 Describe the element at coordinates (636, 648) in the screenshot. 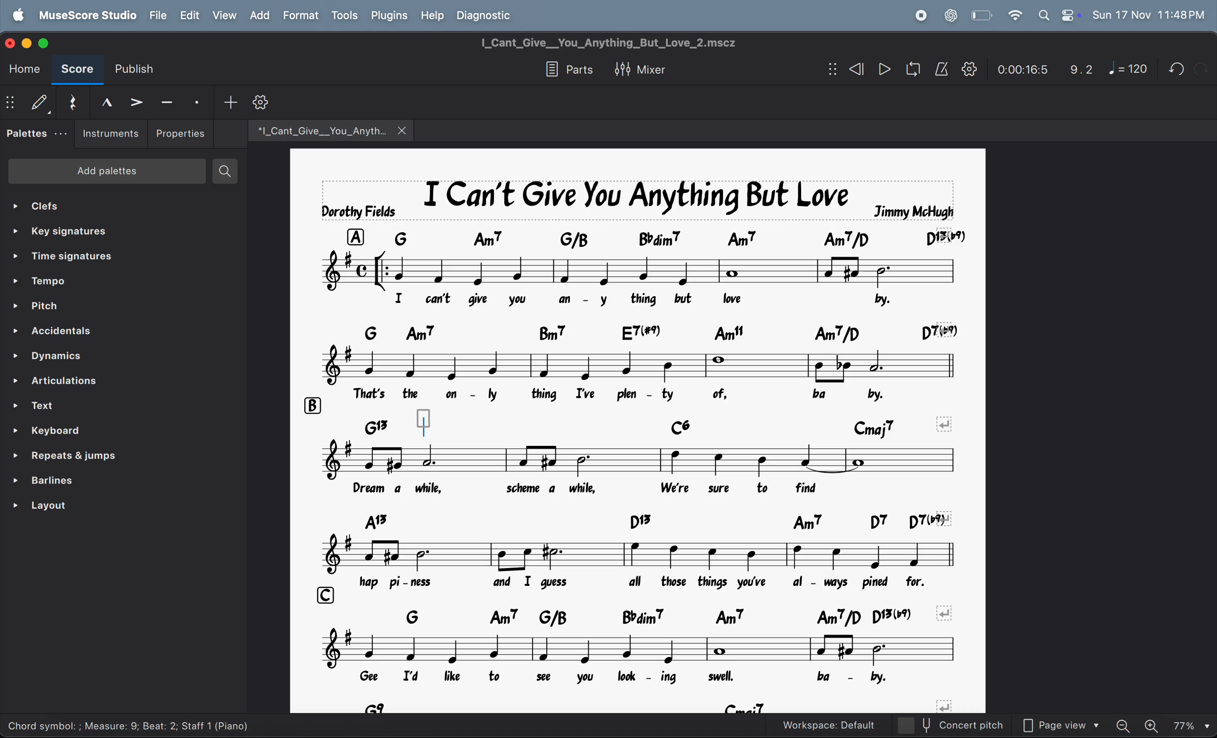

I see `notes` at that location.